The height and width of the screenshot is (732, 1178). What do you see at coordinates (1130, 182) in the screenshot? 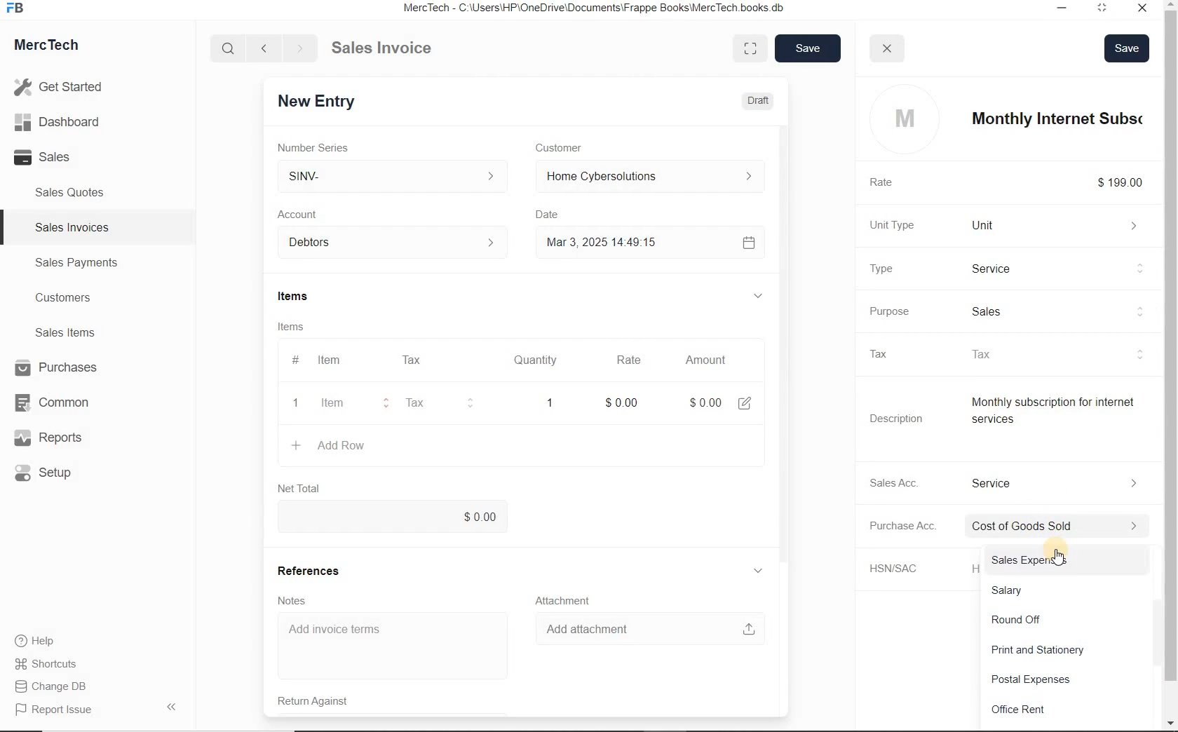
I see `$199` at bounding box center [1130, 182].